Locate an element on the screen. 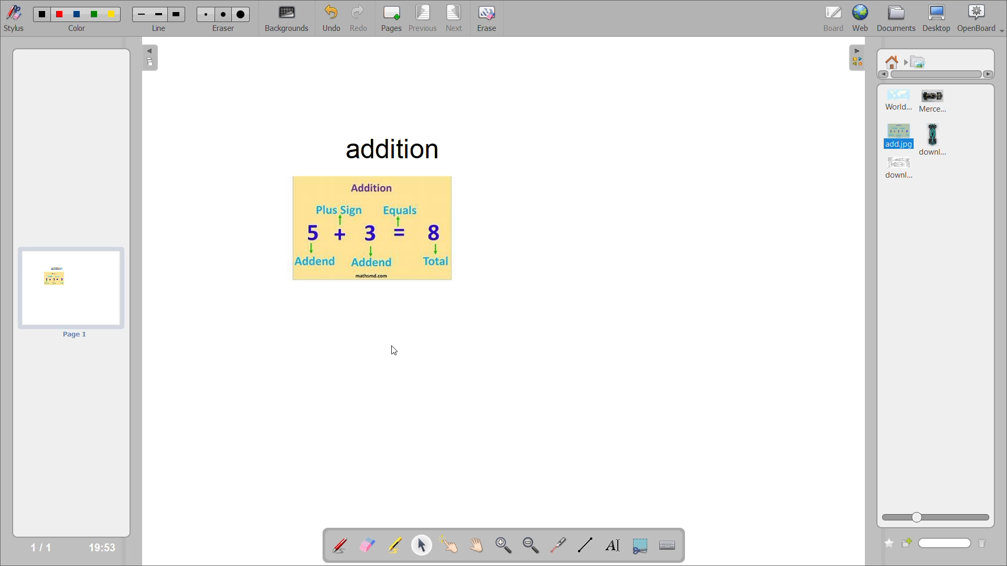 The image size is (1007, 566). virtual laser pointer is located at coordinates (558, 545).